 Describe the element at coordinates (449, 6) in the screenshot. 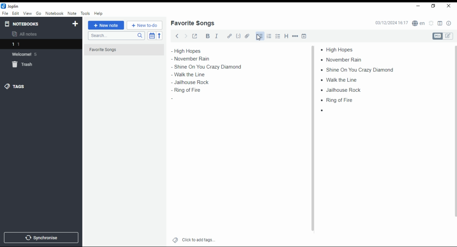

I see `close window` at that location.